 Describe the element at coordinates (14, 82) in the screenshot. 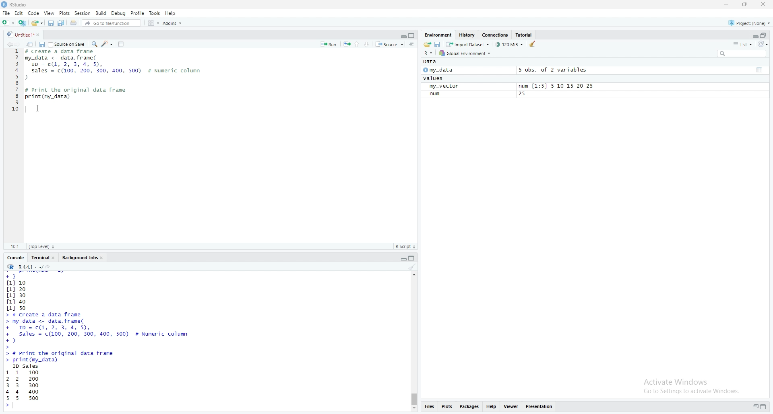

I see `serial number` at that location.